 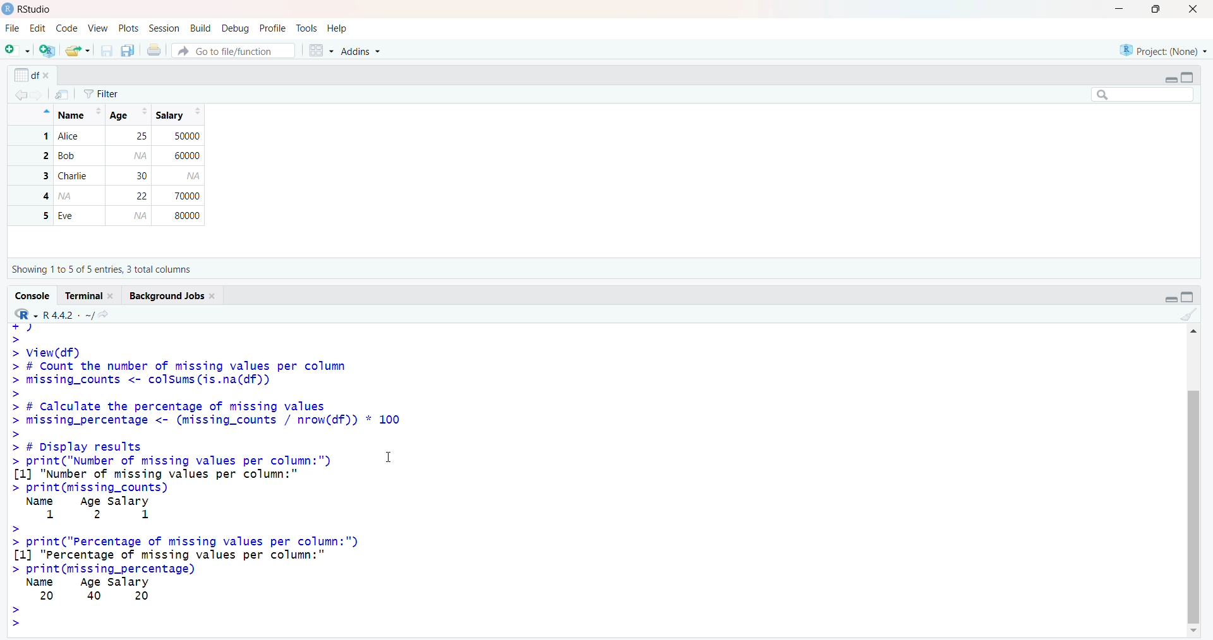 I want to click on +7
>
> View(df)
> # Count the number of missing values per column
> missing_counts <- colsums(is.na(df))
>
> # Calculate the percentage of missing values
> missing_percentage <- (missing_counts / nrow(df)) * 100
>
> # Display results
> print("Number of missing values per column:") I
[1] "Number of missing values per column:"
> print(missing_counts)

Name Age salary

1 2 1

>
> print("Percentage of missing values per column:")
[1] "Percentage of missing values per column:"
> print(missing_percentage)

Name Age salary

20 40 20

>
>, so click(x=216, y=482).